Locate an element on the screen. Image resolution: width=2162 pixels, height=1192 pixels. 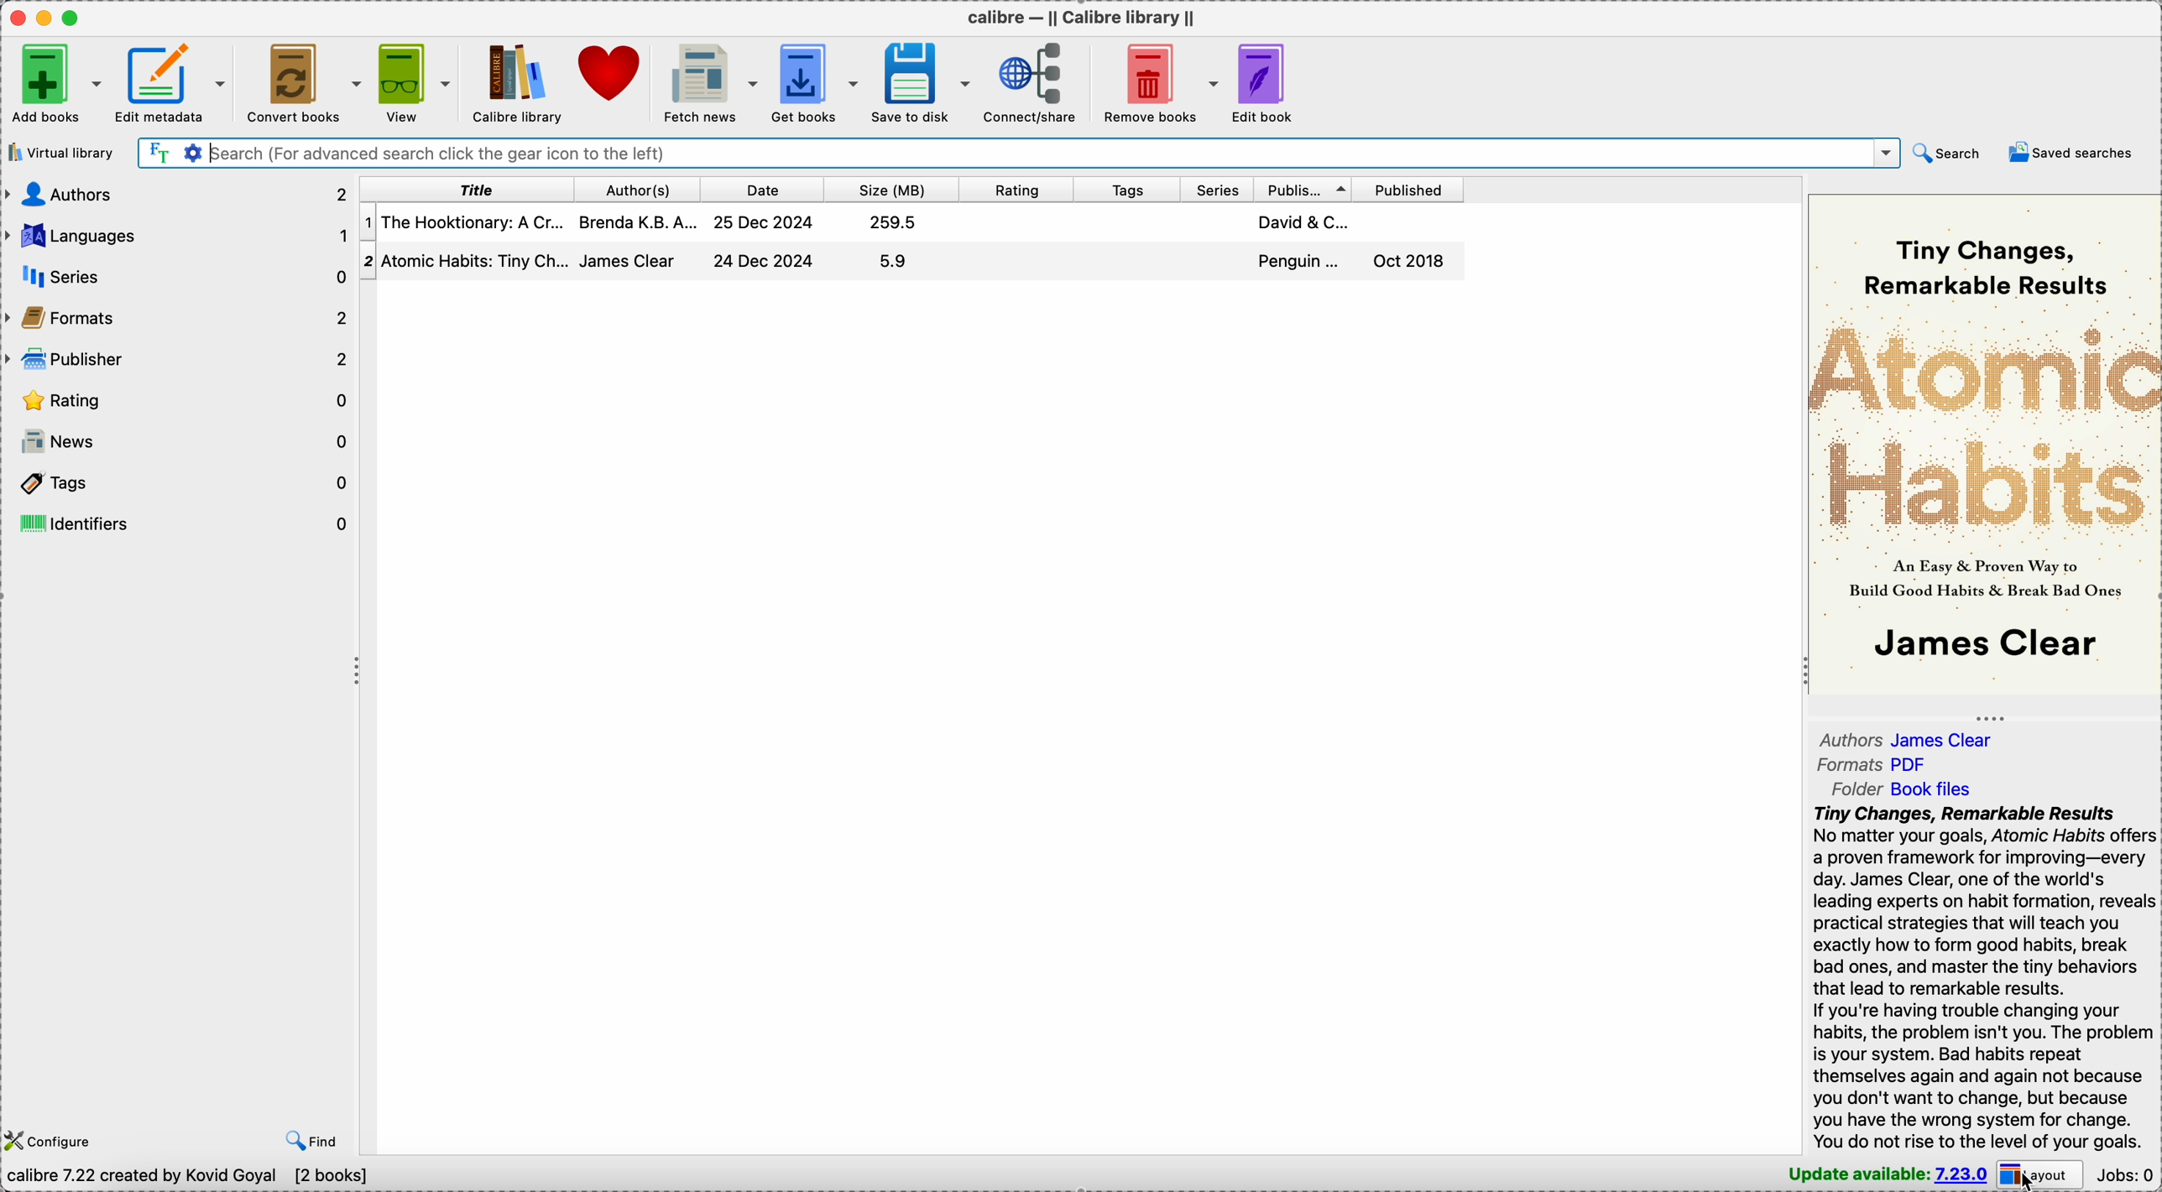
publisher is located at coordinates (179, 362).